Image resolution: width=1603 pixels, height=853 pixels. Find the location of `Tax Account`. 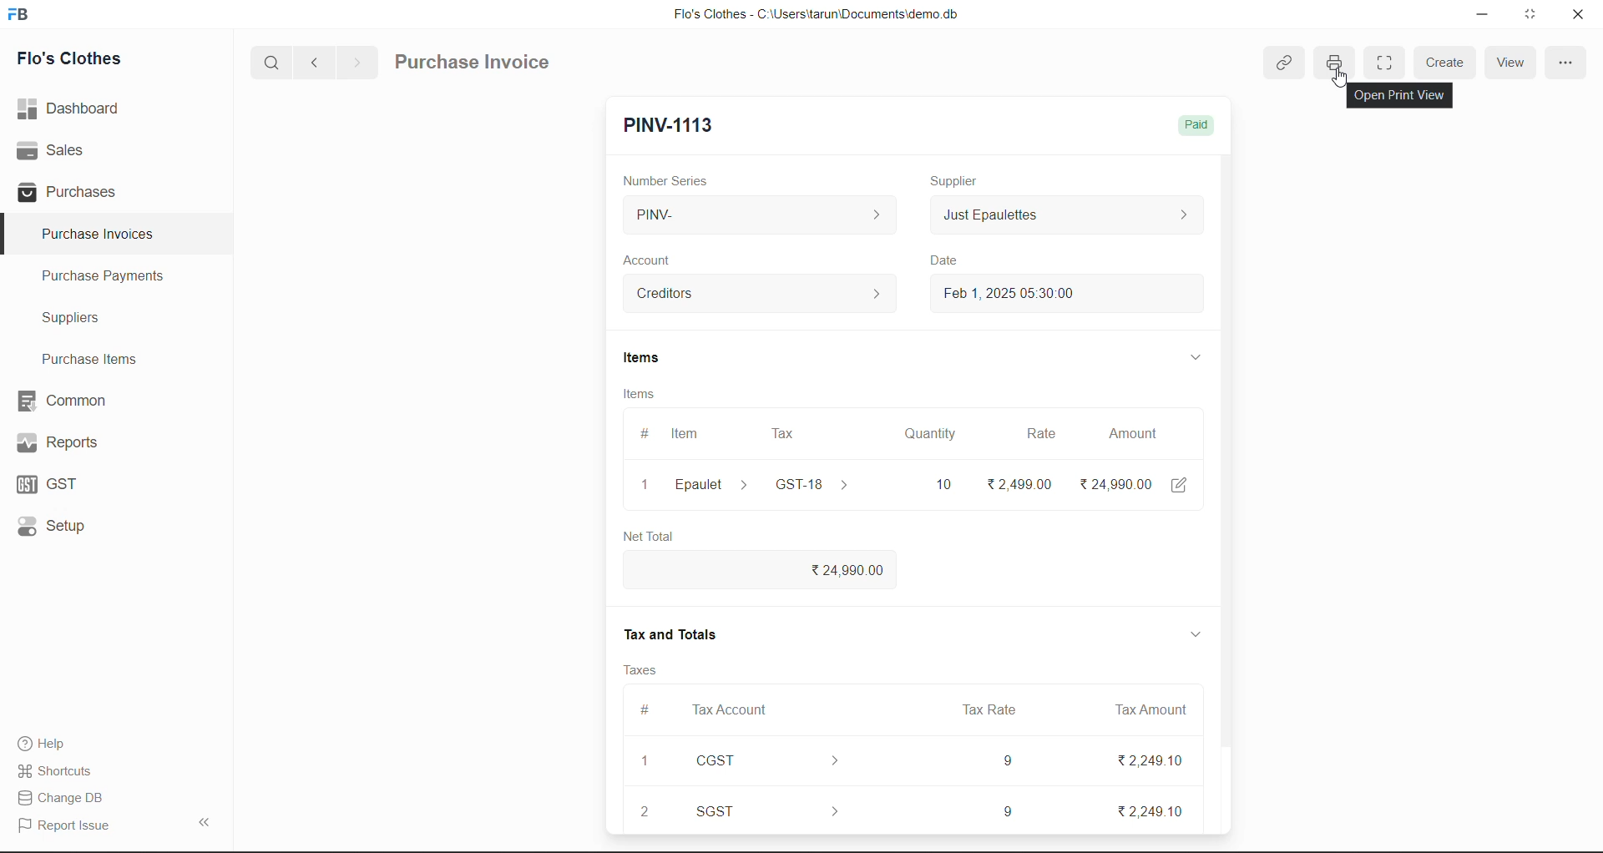

Tax Account is located at coordinates (736, 708).